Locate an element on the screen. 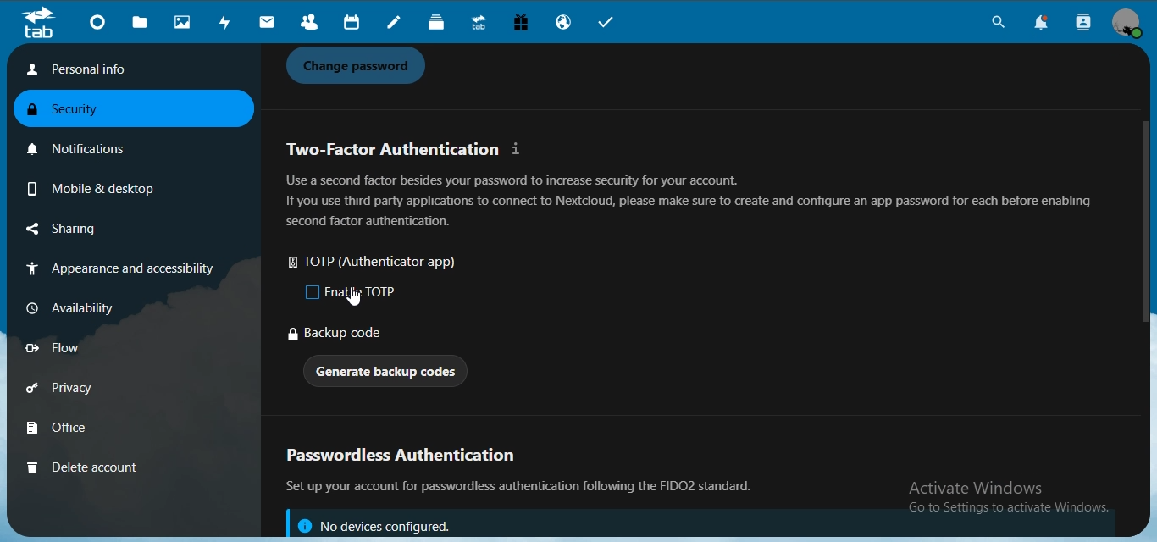 Image resolution: width=1157 pixels, height=542 pixels. availability is located at coordinates (80, 307).